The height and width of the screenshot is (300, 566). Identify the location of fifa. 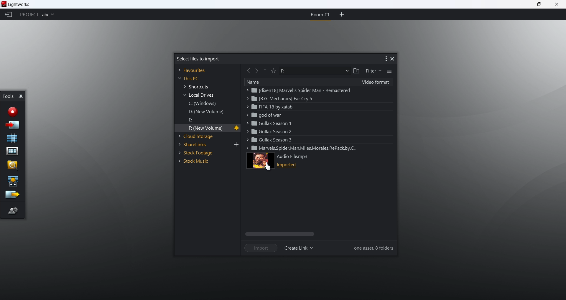
(270, 107).